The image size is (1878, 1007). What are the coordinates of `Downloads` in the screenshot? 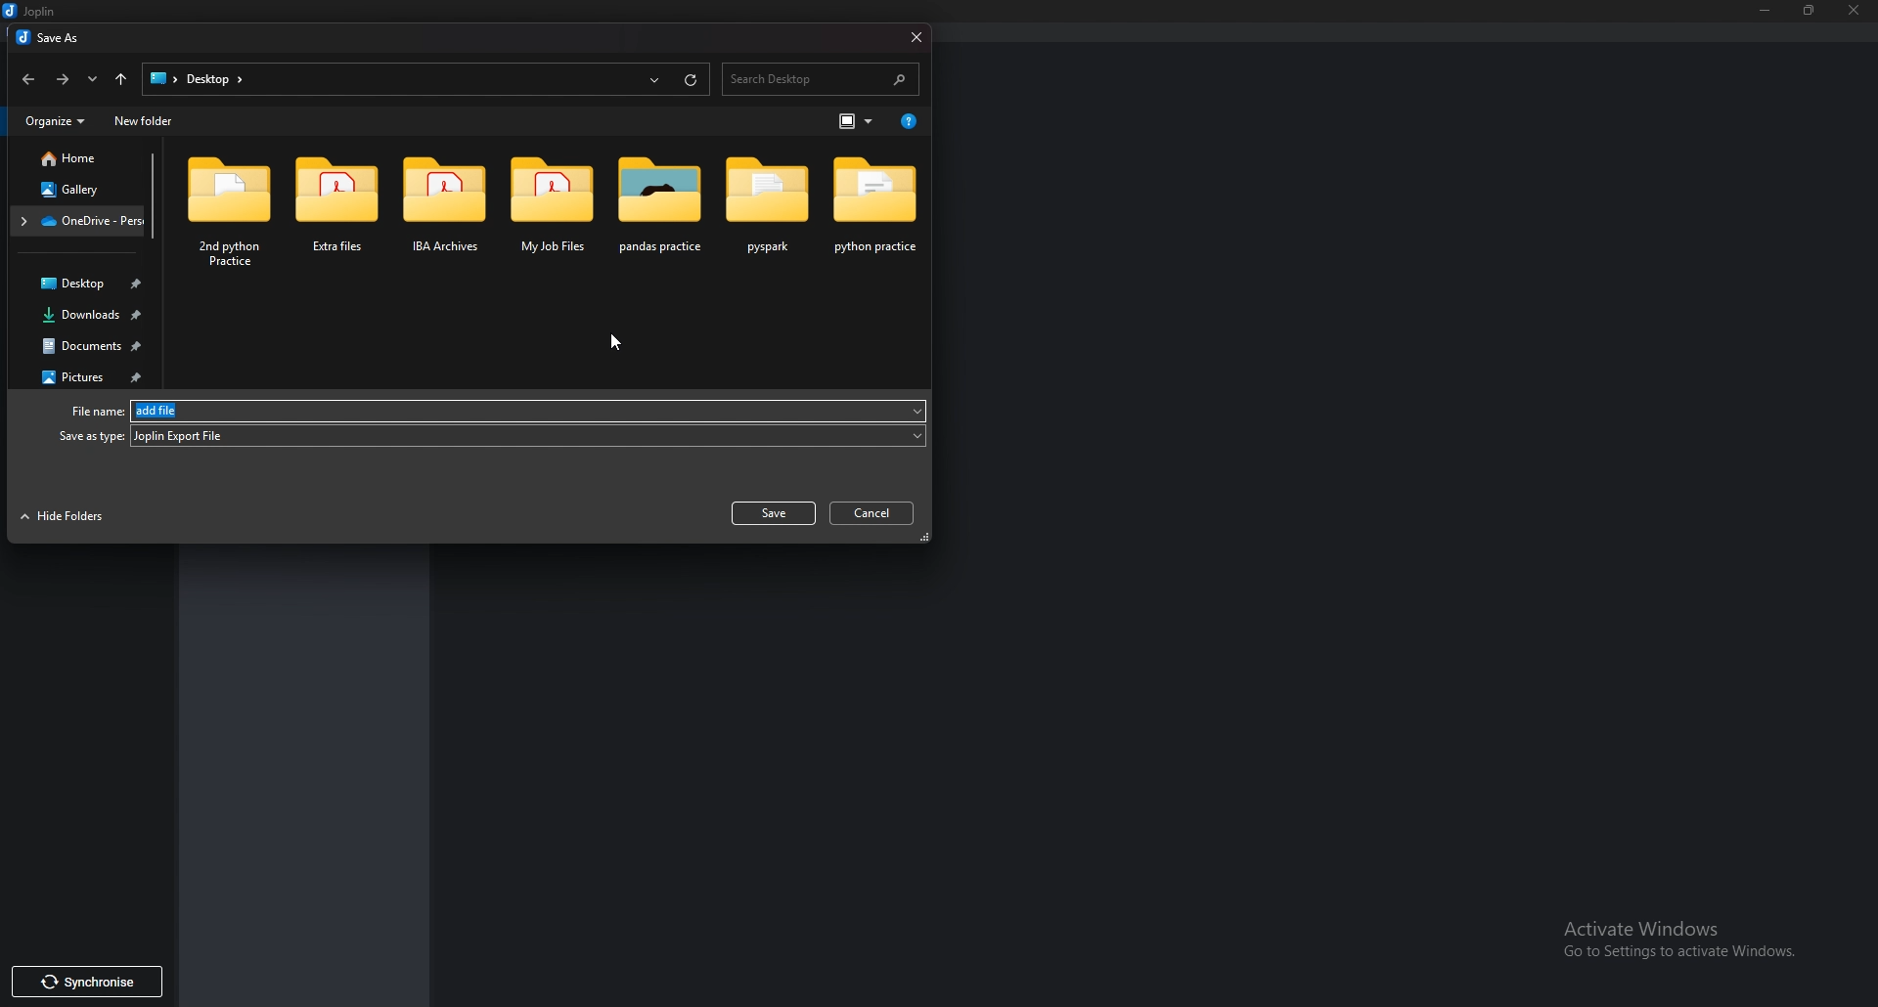 It's located at (88, 317).